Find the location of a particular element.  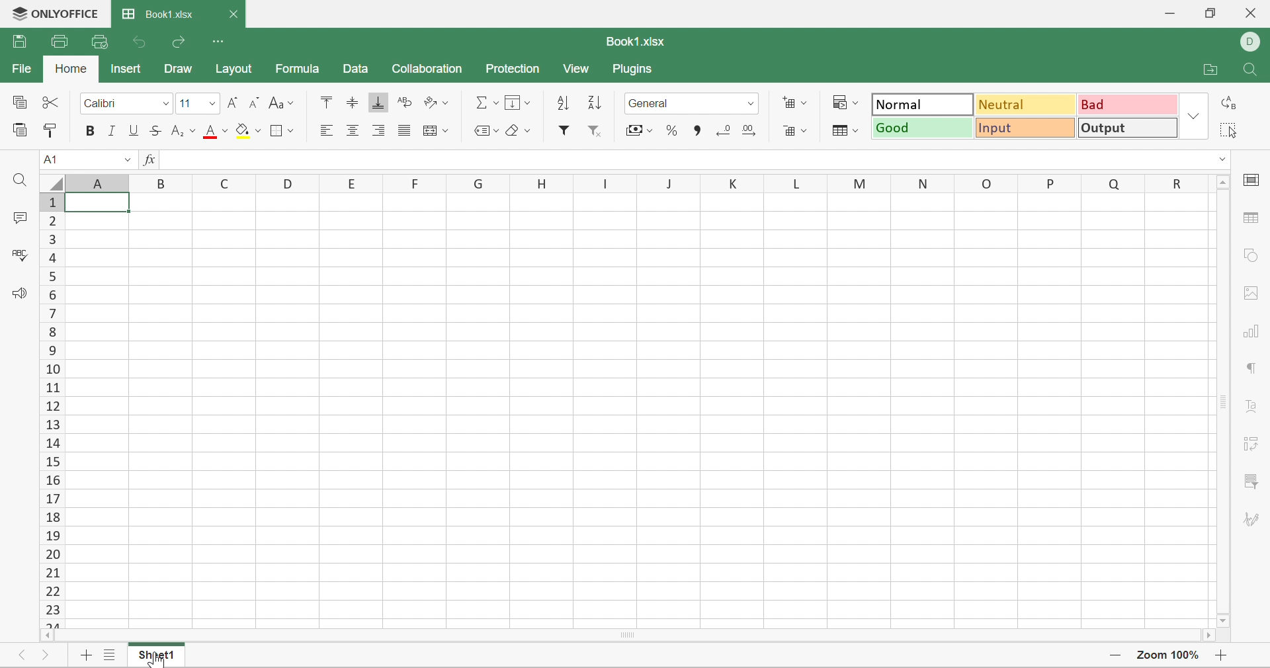

7 is located at coordinates (50, 313).